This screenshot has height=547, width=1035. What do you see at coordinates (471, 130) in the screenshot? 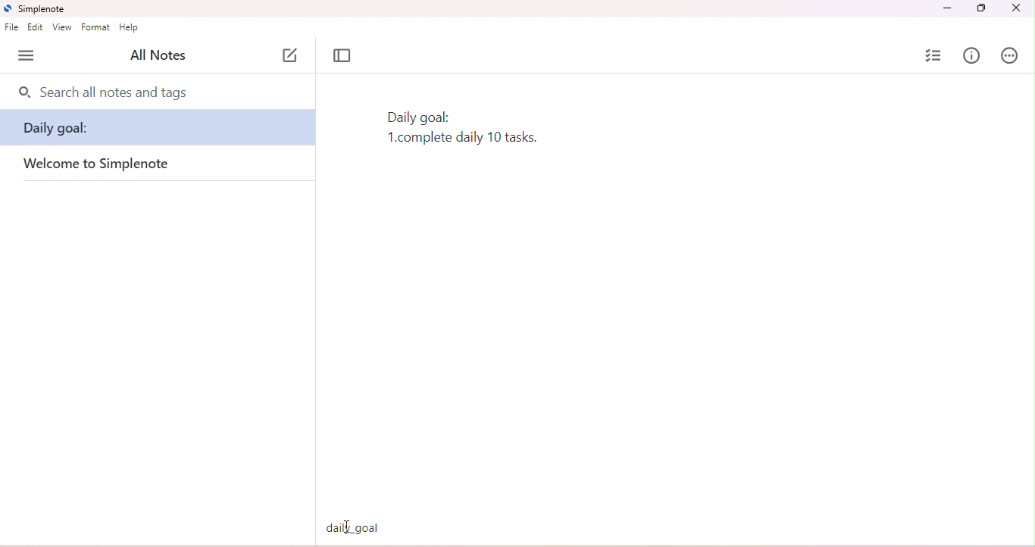
I see `text typed` at bounding box center [471, 130].